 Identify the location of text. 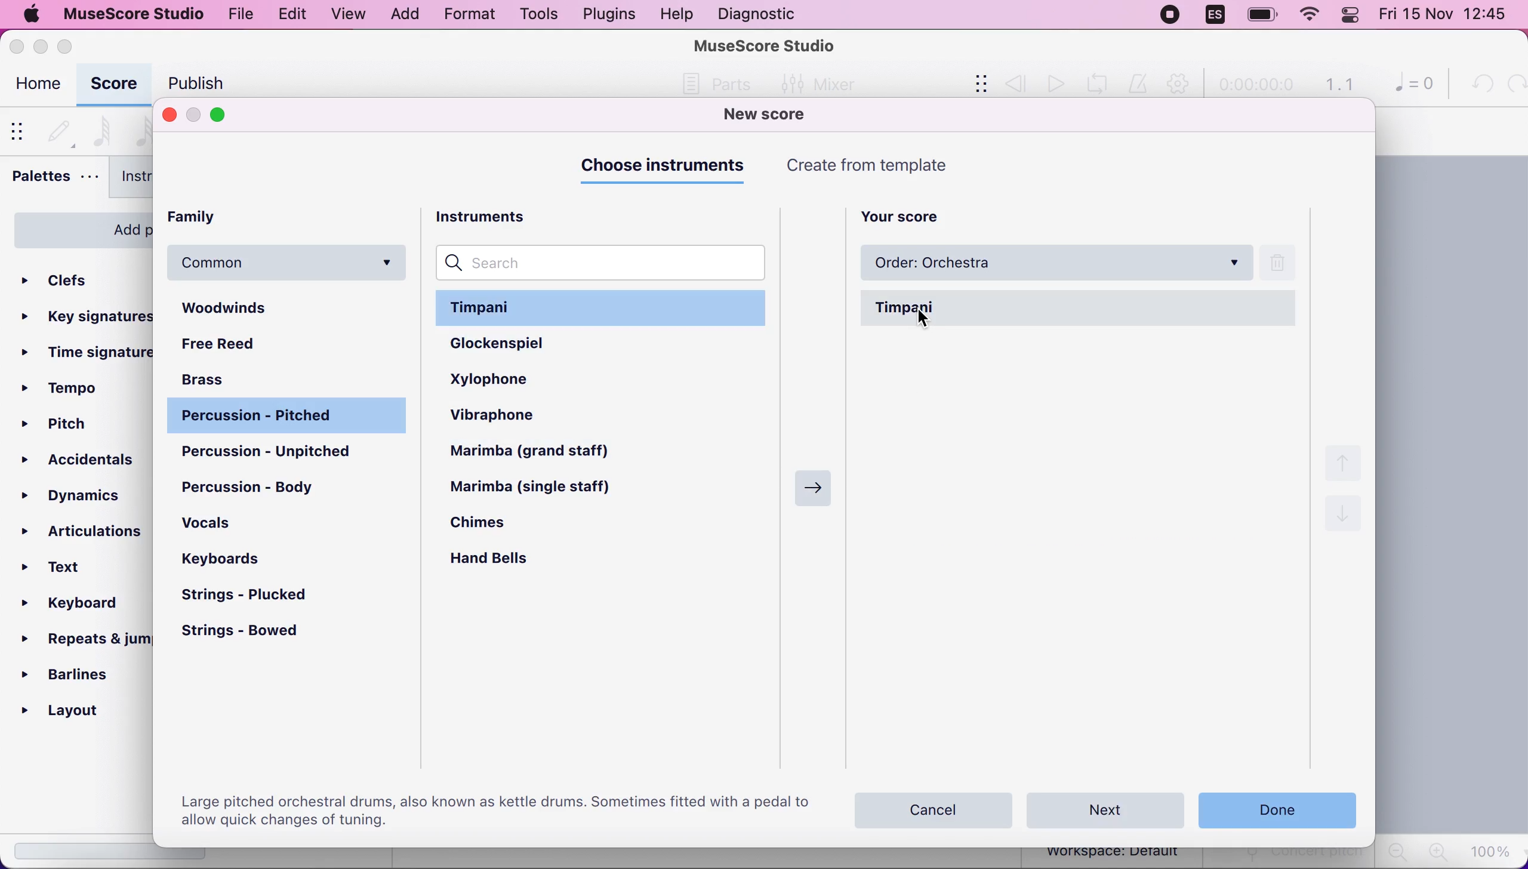
(67, 568).